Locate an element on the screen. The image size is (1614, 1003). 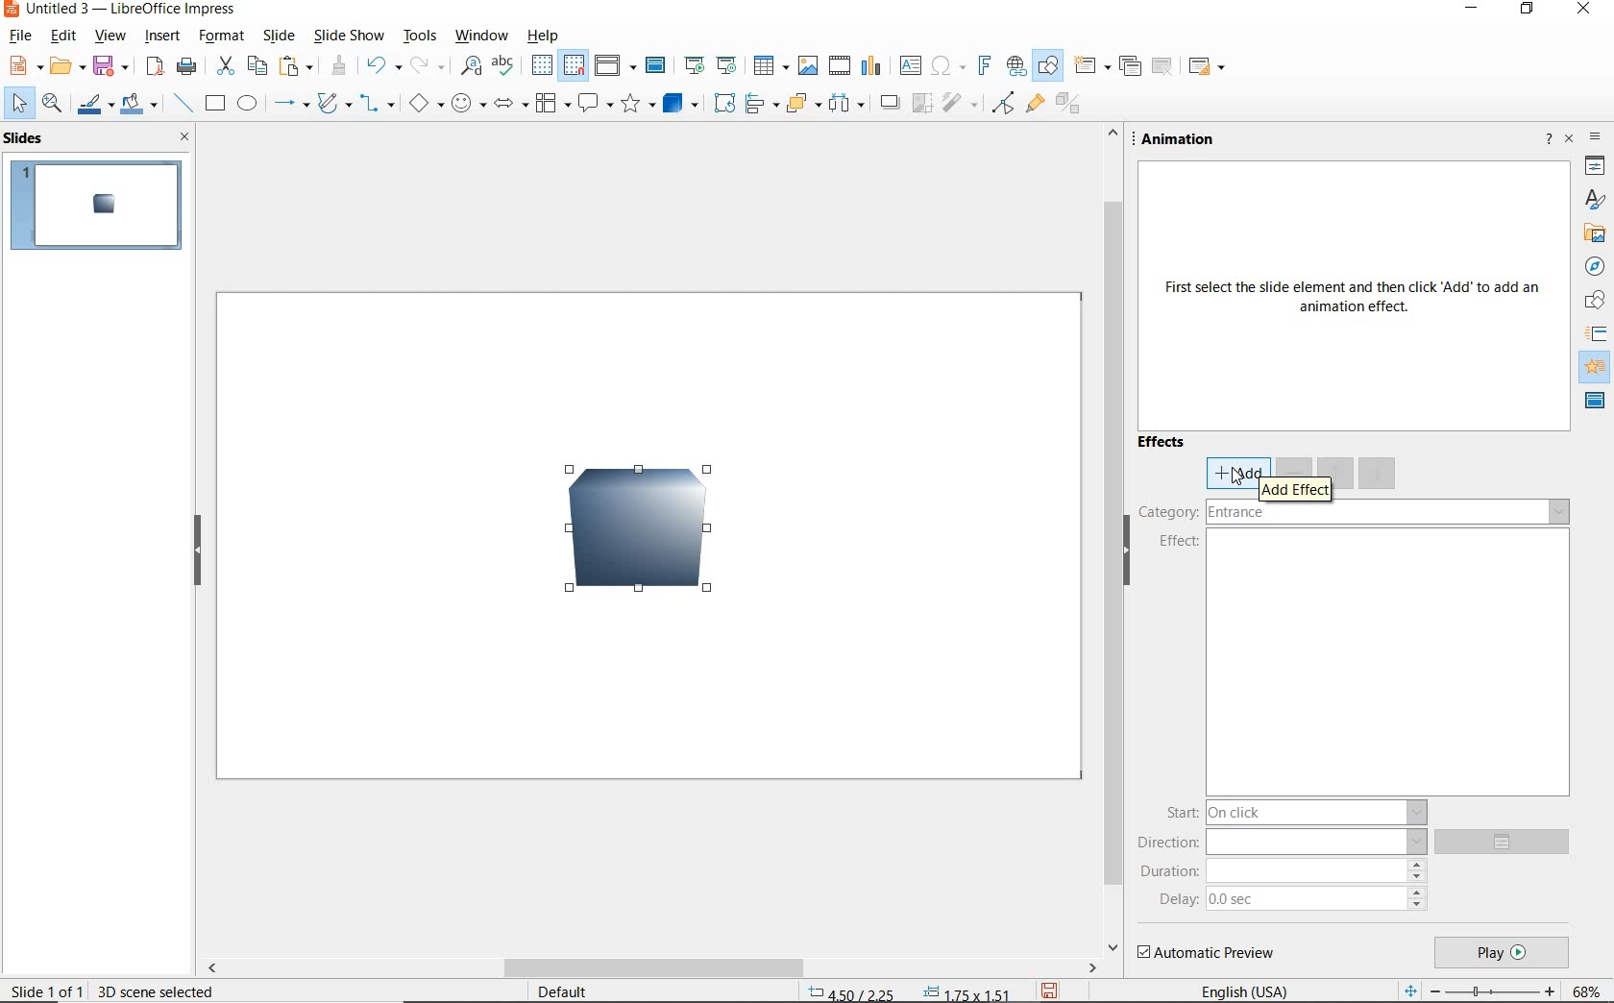
file name is located at coordinates (123, 11).